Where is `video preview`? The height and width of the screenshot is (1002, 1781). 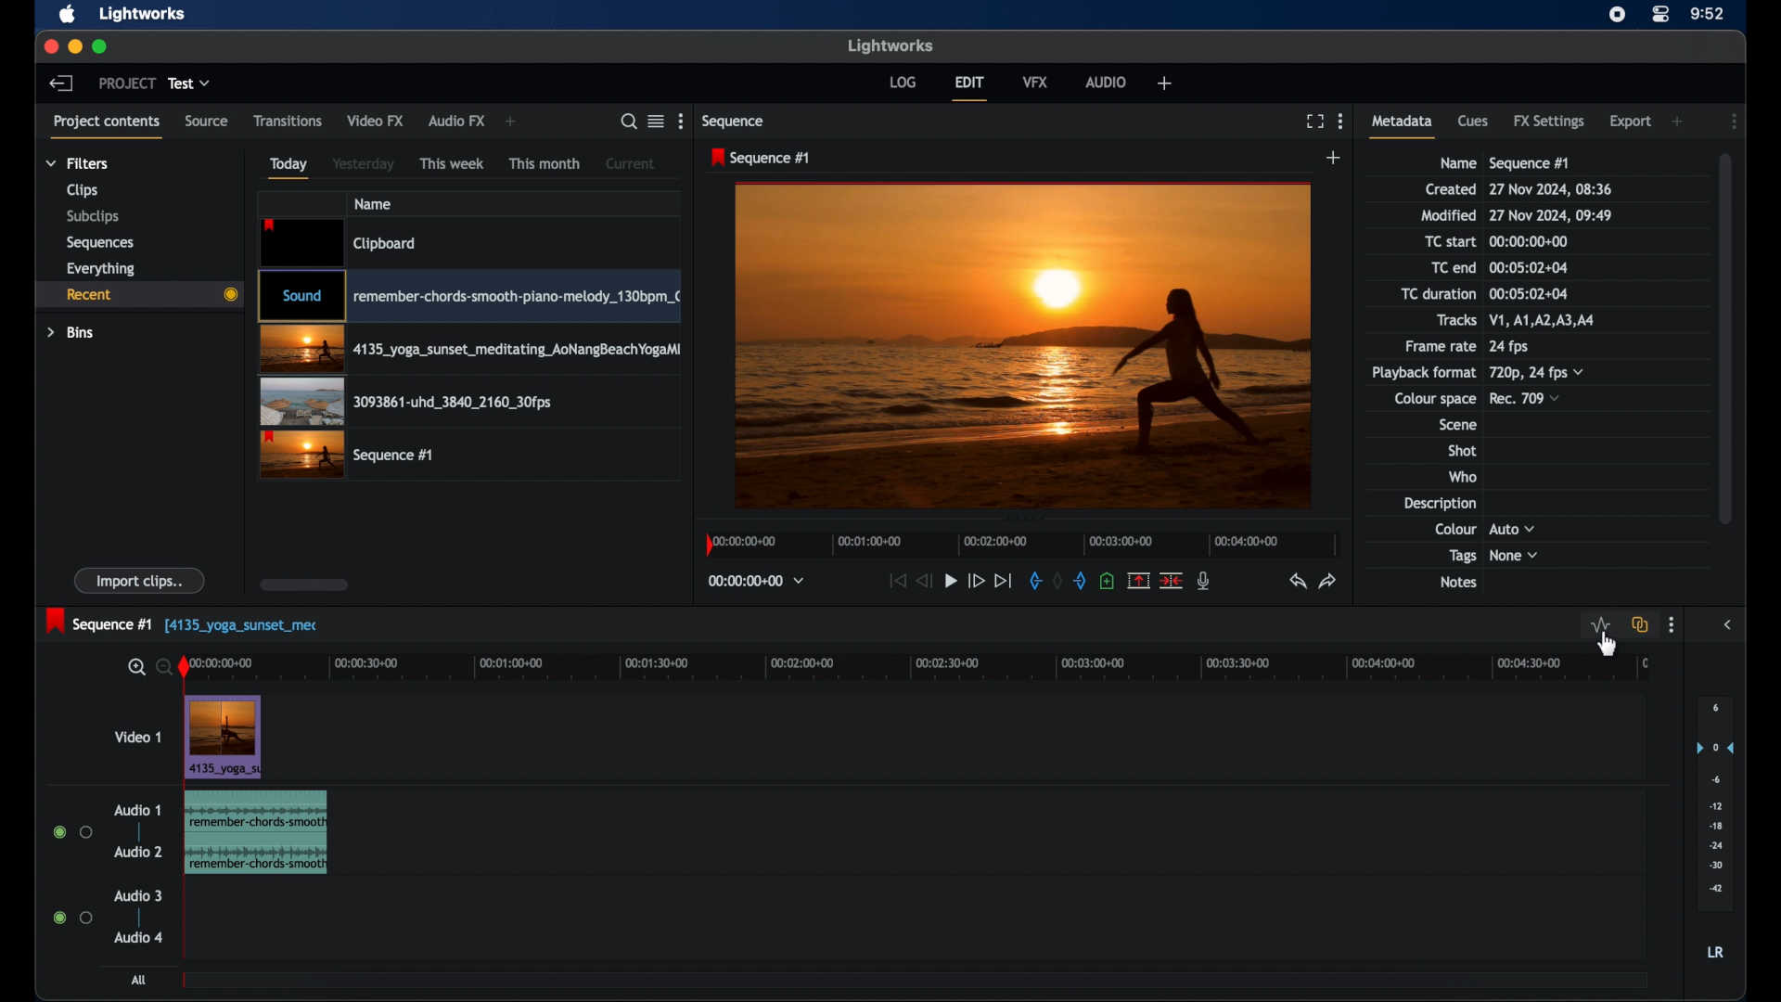
video preview is located at coordinates (1023, 344).